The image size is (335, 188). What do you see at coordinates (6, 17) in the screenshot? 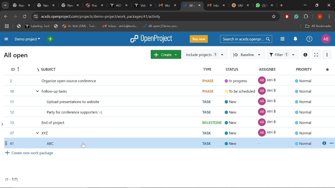
I see `Previous page` at bounding box center [6, 17].